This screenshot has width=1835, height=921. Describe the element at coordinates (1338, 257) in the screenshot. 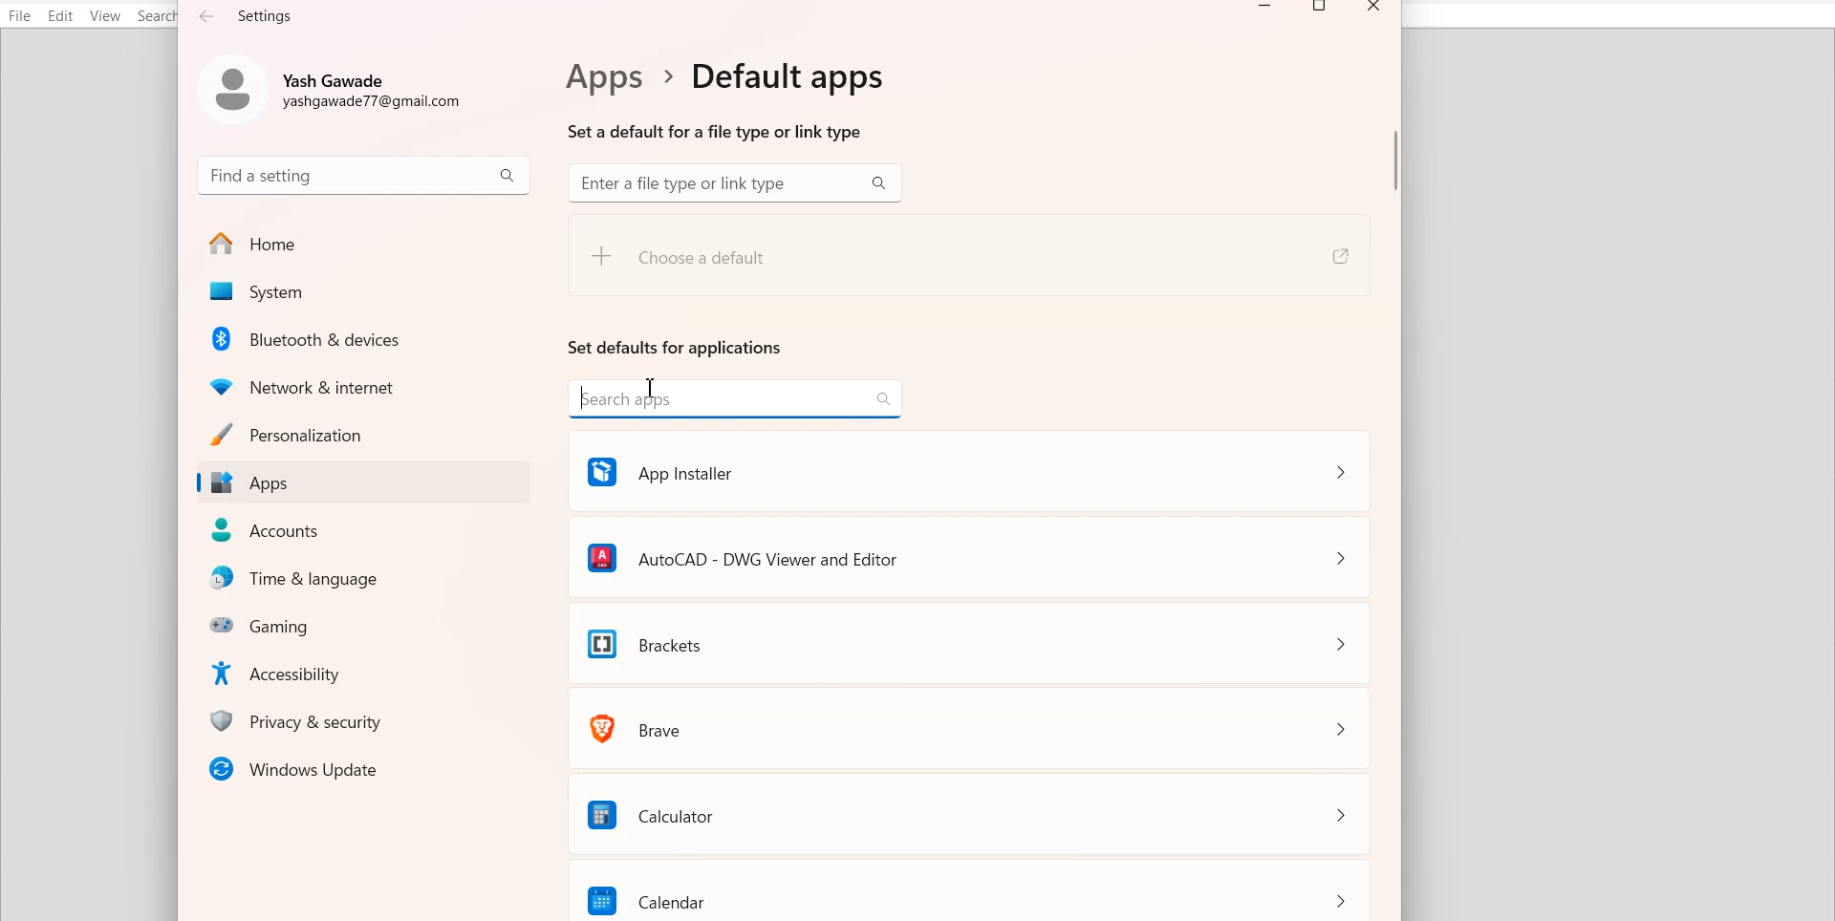

I see `Share` at that location.